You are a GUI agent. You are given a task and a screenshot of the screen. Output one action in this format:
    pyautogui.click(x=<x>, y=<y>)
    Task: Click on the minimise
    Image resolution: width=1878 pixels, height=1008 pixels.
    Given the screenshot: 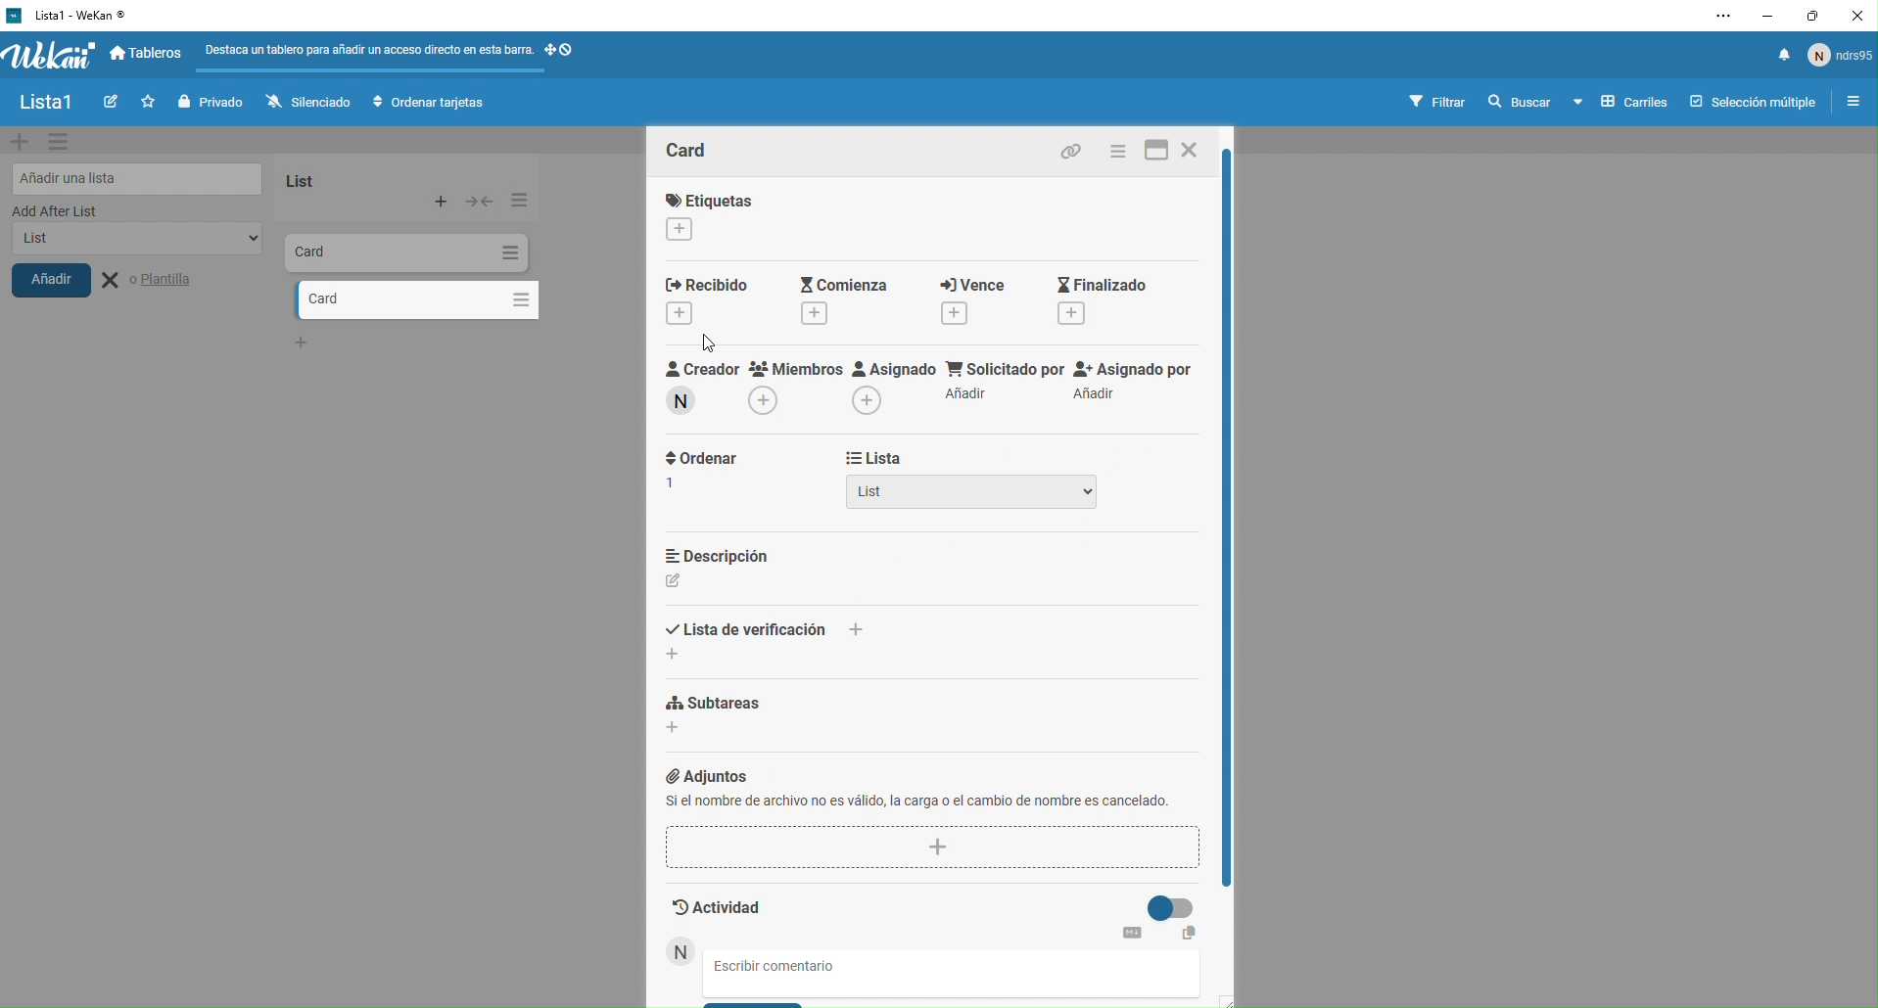 What is the action you would take?
    pyautogui.click(x=1764, y=15)
    